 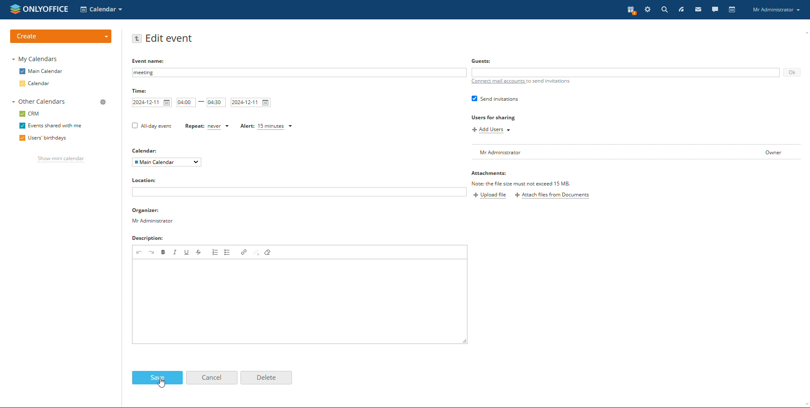 What do you see at coordinates (148, 180) in the screenshot?
I see `location` at bounding box center [148, 180].